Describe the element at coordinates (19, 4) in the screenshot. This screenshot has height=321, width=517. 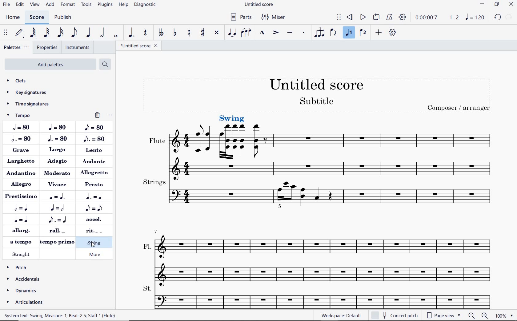
I see `edit` at that location.